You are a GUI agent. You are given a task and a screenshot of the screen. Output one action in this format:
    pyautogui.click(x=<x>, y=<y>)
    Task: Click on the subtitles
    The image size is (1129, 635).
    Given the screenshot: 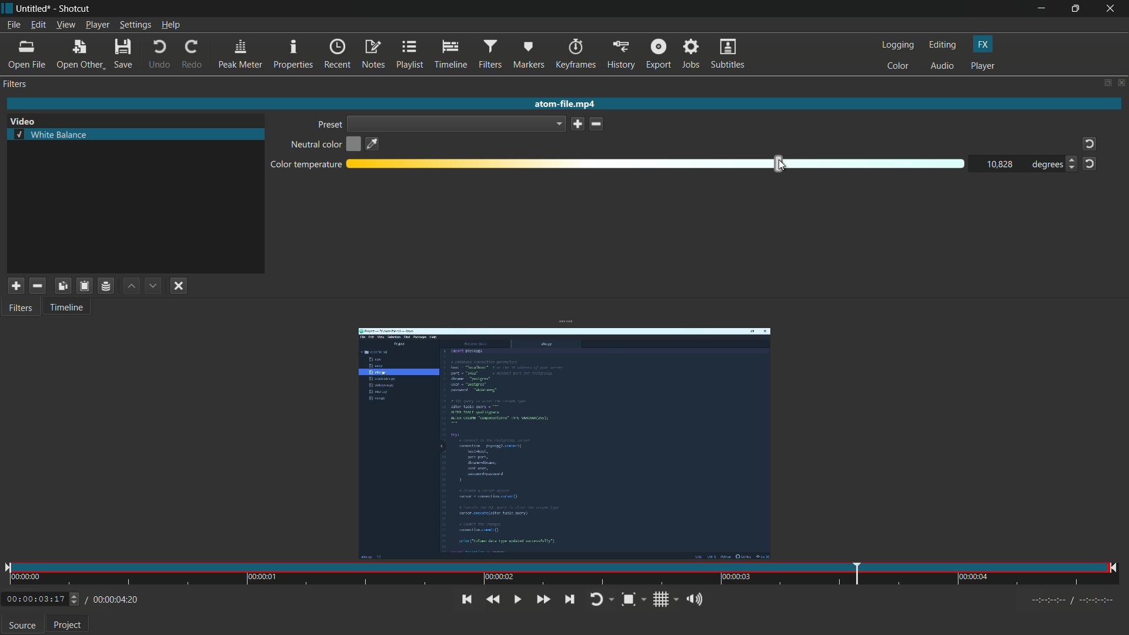 What is the action you would take?
    pyautogui.click(x=728, y=53)
    